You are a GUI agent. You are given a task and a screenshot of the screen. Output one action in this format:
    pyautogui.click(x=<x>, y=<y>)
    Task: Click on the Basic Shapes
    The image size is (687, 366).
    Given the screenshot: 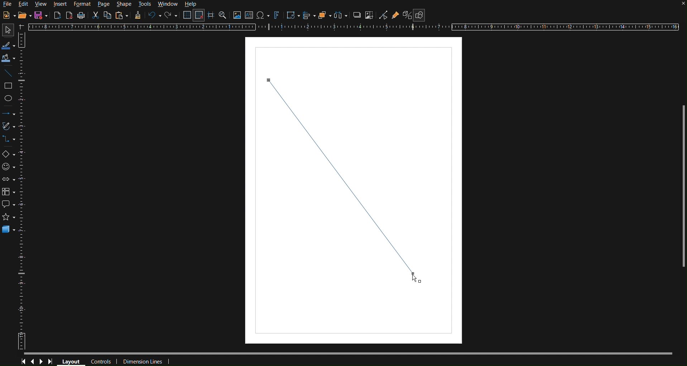 What is the action you would take?
    pyautogui.click(x=9, y=154)
    